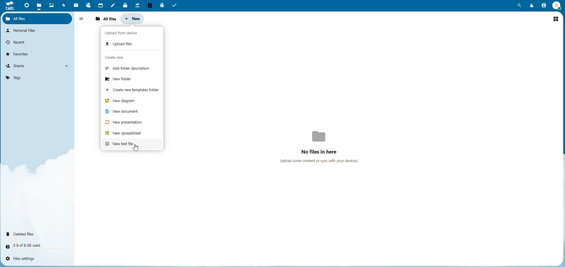 Image resolution: width=565 pixels, height=267 pixels. I want to click on Files Settings, so click(24, 259).